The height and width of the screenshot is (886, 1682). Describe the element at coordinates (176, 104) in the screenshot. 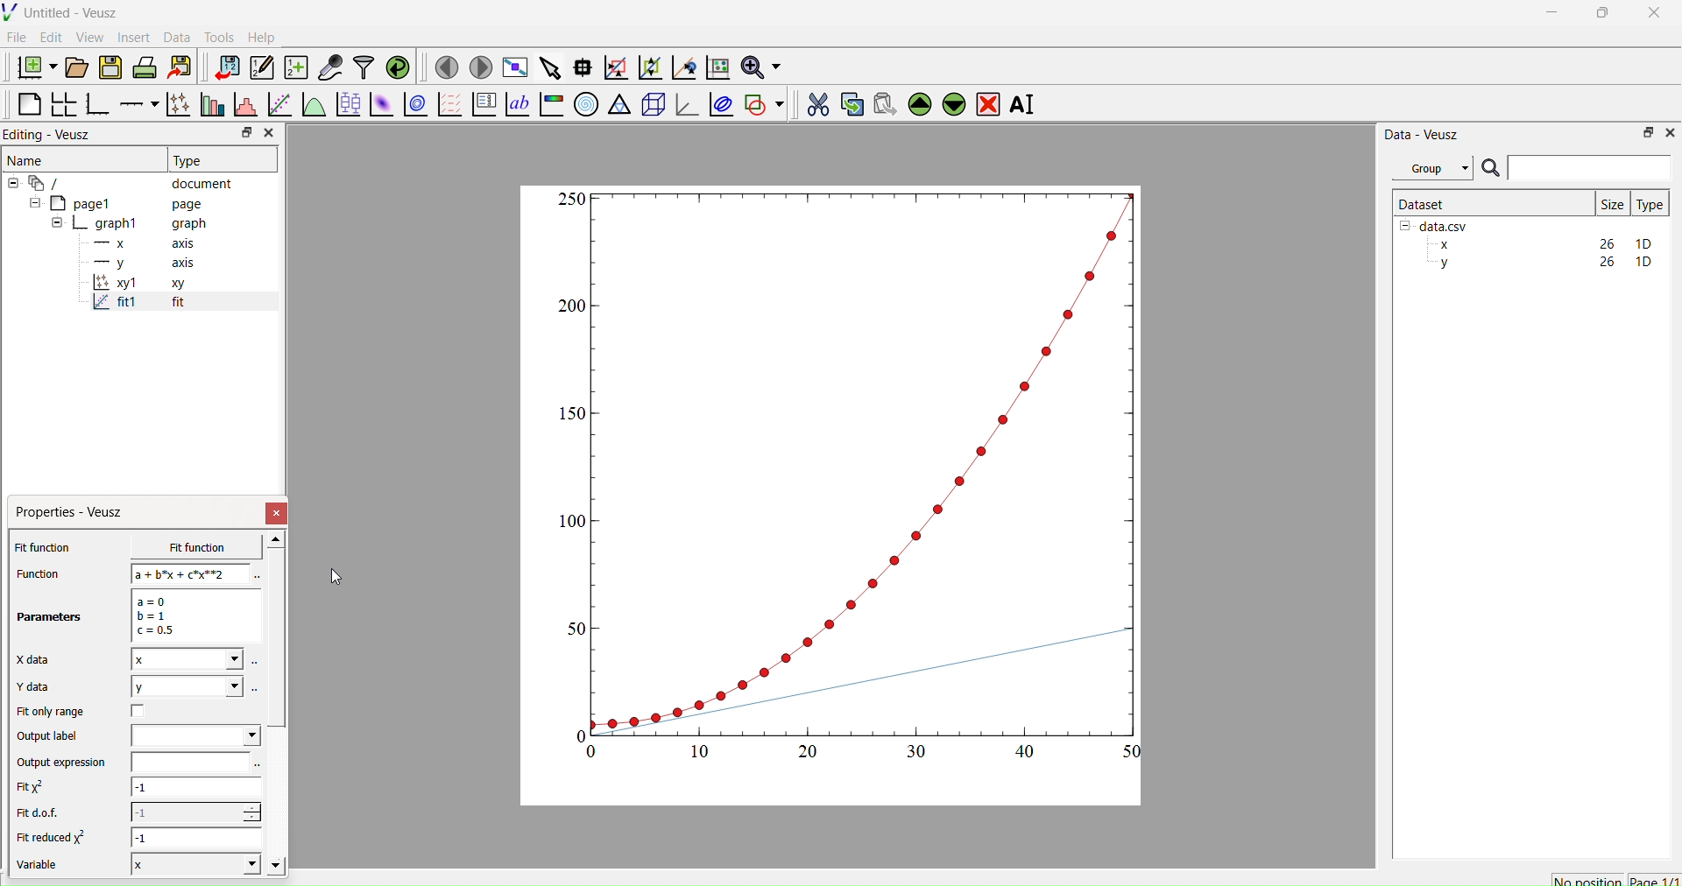

I see `Plot points with lines and errorbars` at that location.